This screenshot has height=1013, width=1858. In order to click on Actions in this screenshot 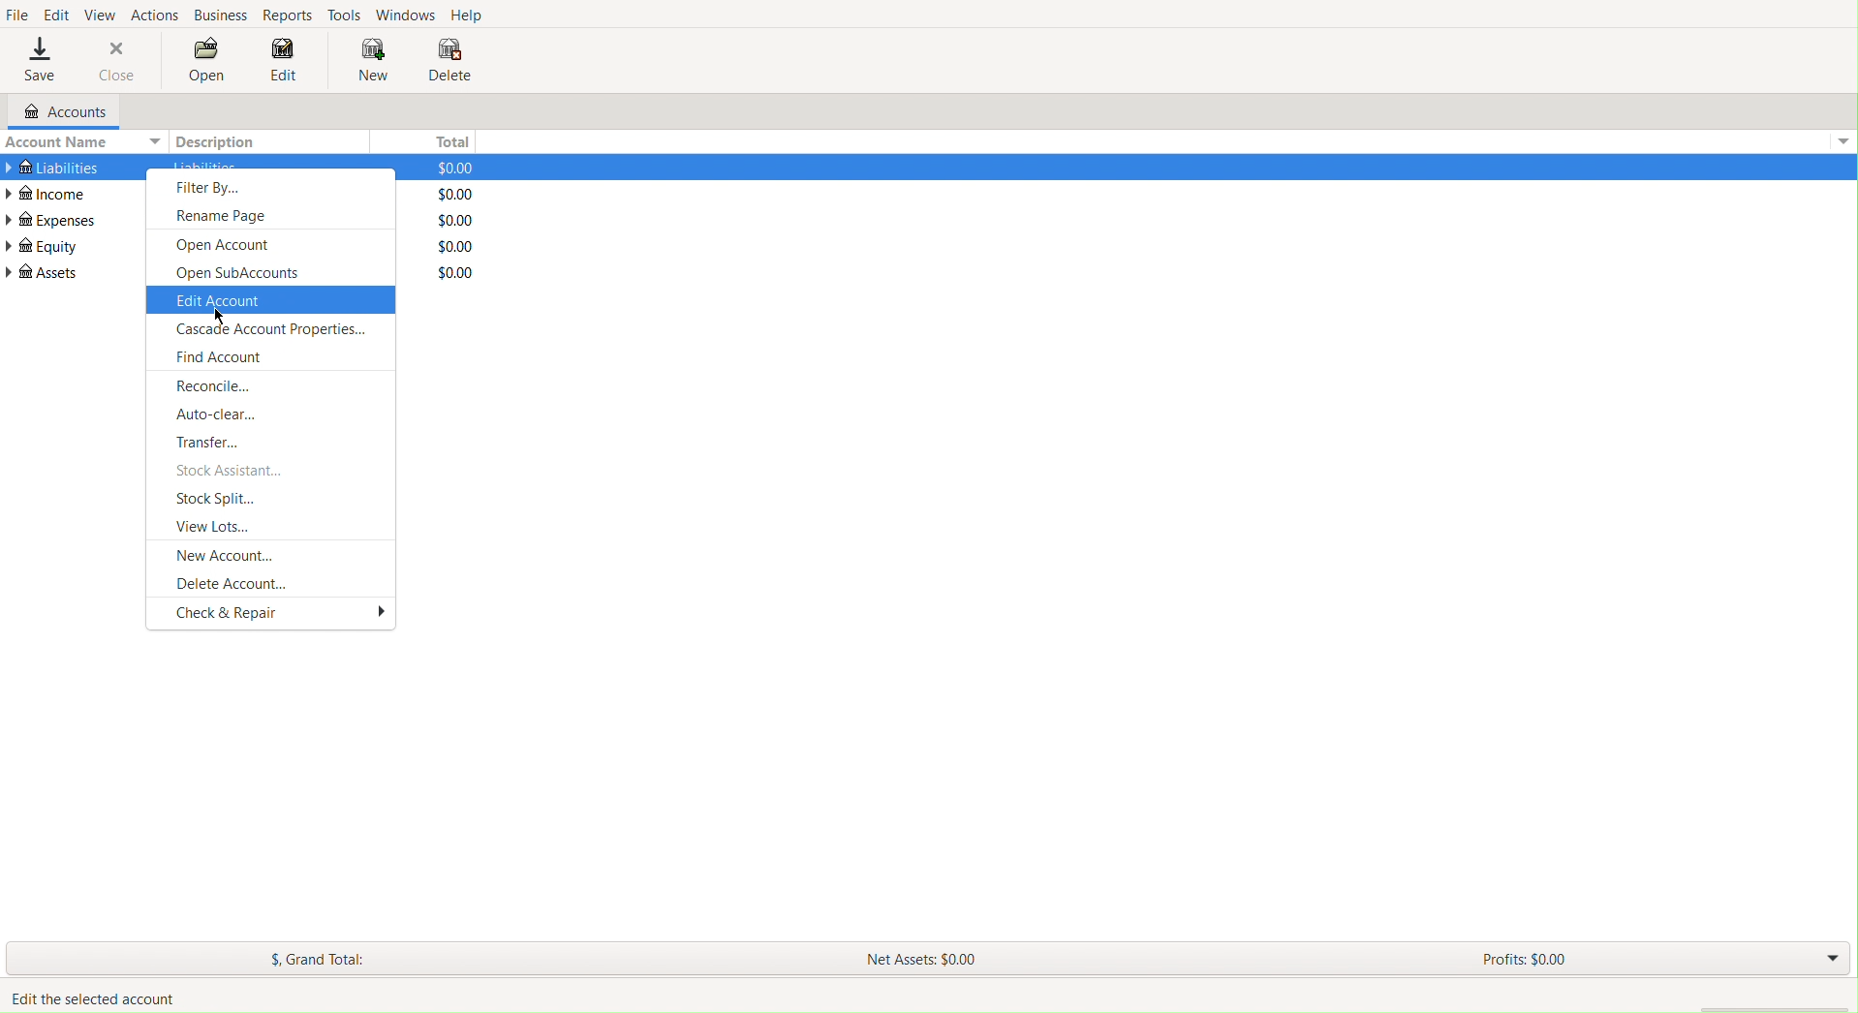, I will do `click(155, 13)`.